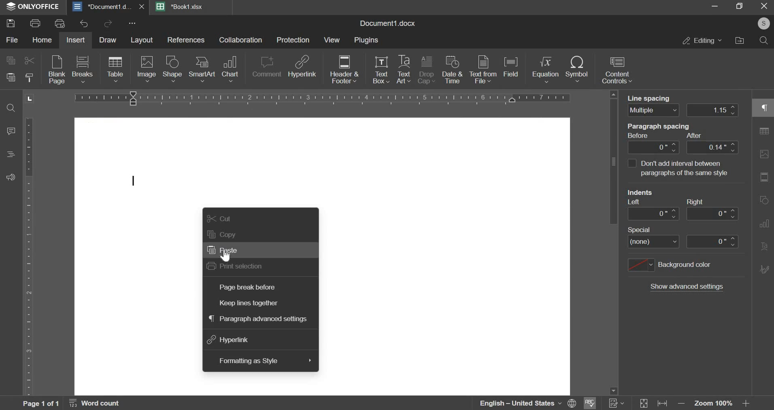 This screenshot has width=774, height=410. Describe the element at coordinates (55, 70) in the screenshot. I see `insert blank page` at that location.